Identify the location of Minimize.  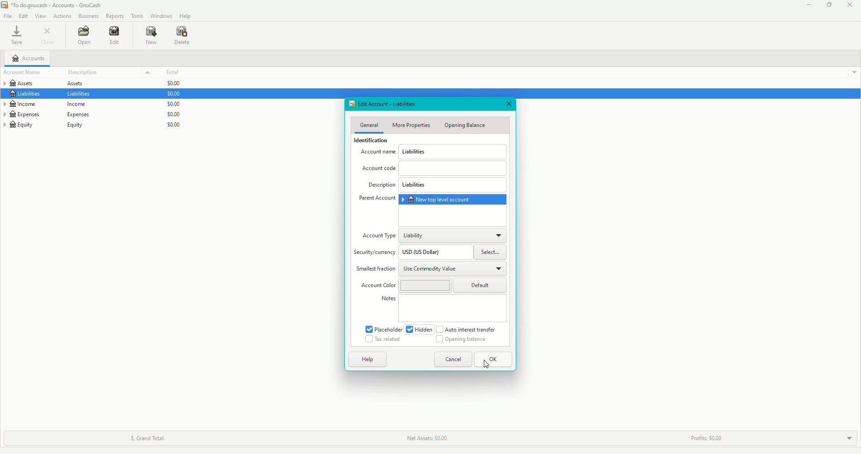
(806, 5).